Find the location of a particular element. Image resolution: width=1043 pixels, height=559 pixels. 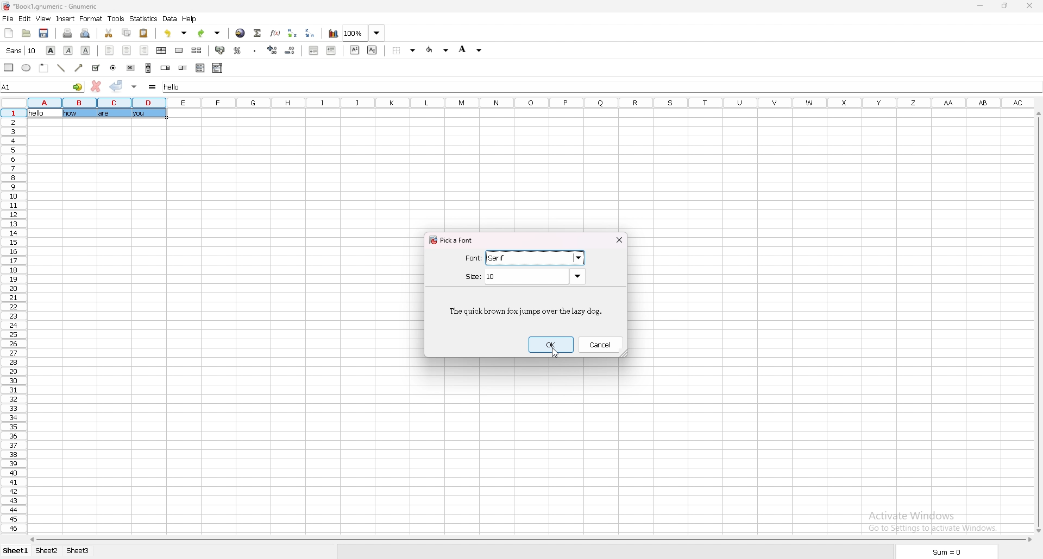

statistics is located at coordinates (144, 18).